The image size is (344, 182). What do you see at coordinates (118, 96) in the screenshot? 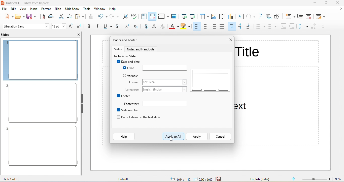
I see `Checkbox` at bounding box center [118, 96].